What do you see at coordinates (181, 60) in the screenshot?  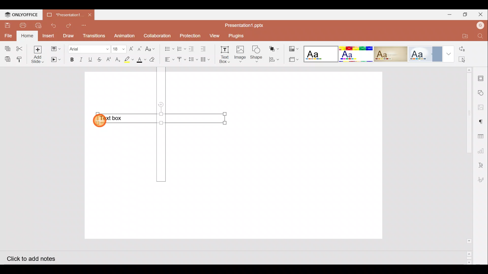 I see `Vertical align` at bounding box center [181, 60].